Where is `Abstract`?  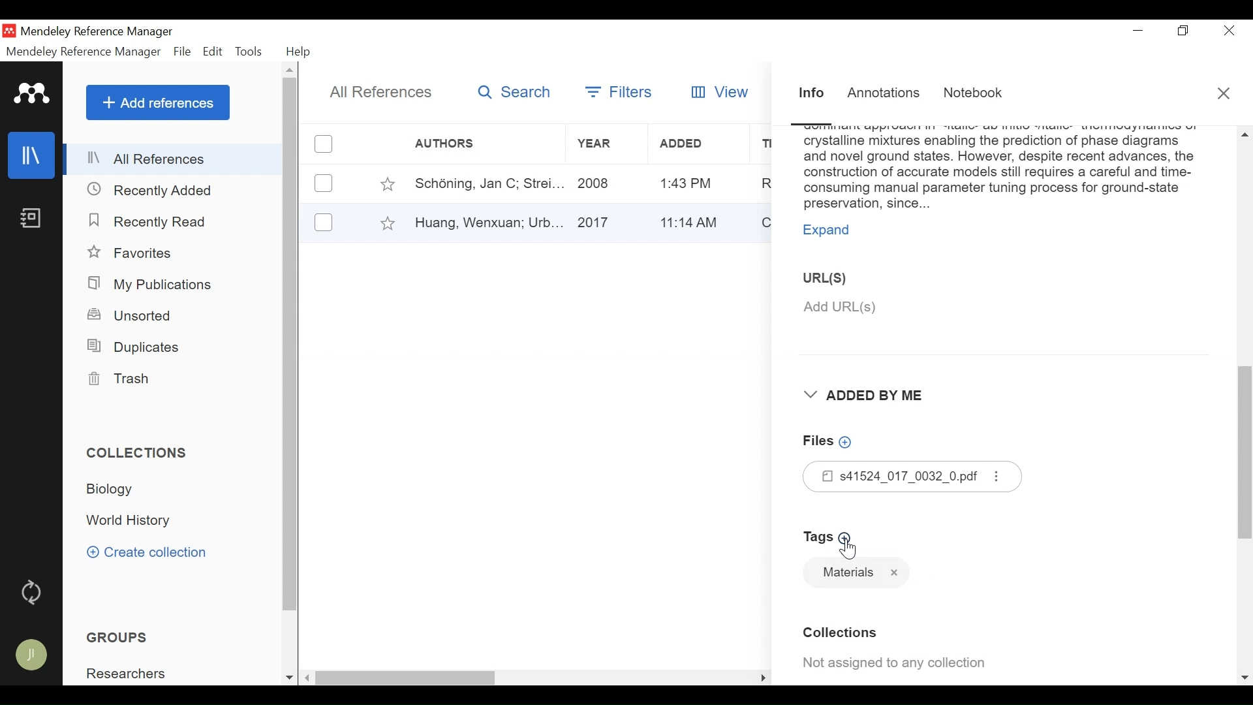 Abstract is located at coordinates (1000, 170).